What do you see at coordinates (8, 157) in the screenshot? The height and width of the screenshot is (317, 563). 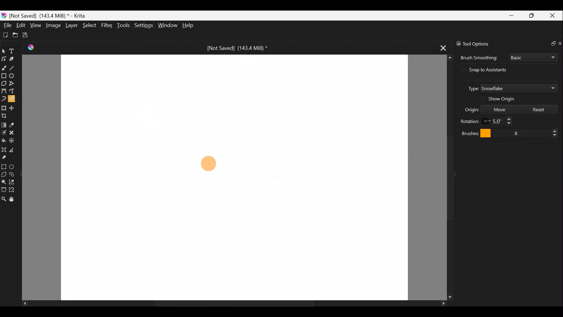 I see `Reference images tool` at bounding box center [8, 157].